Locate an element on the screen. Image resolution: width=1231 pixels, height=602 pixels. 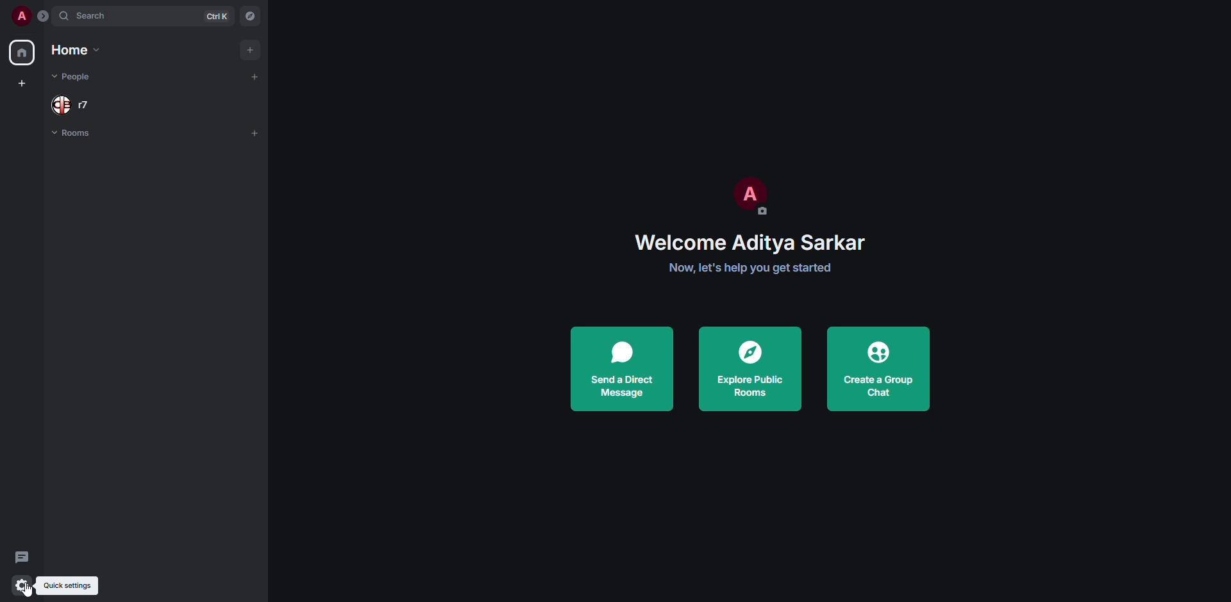
home is located at coordinates (23, 53).